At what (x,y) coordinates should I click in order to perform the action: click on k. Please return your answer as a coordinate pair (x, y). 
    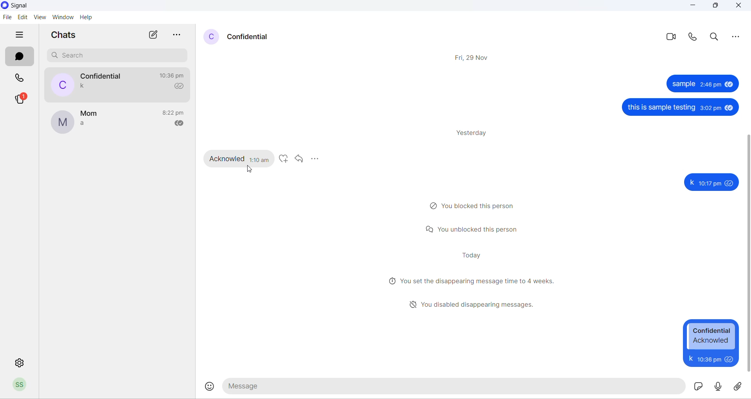
    Looking at the image, I should click on (690, 358).